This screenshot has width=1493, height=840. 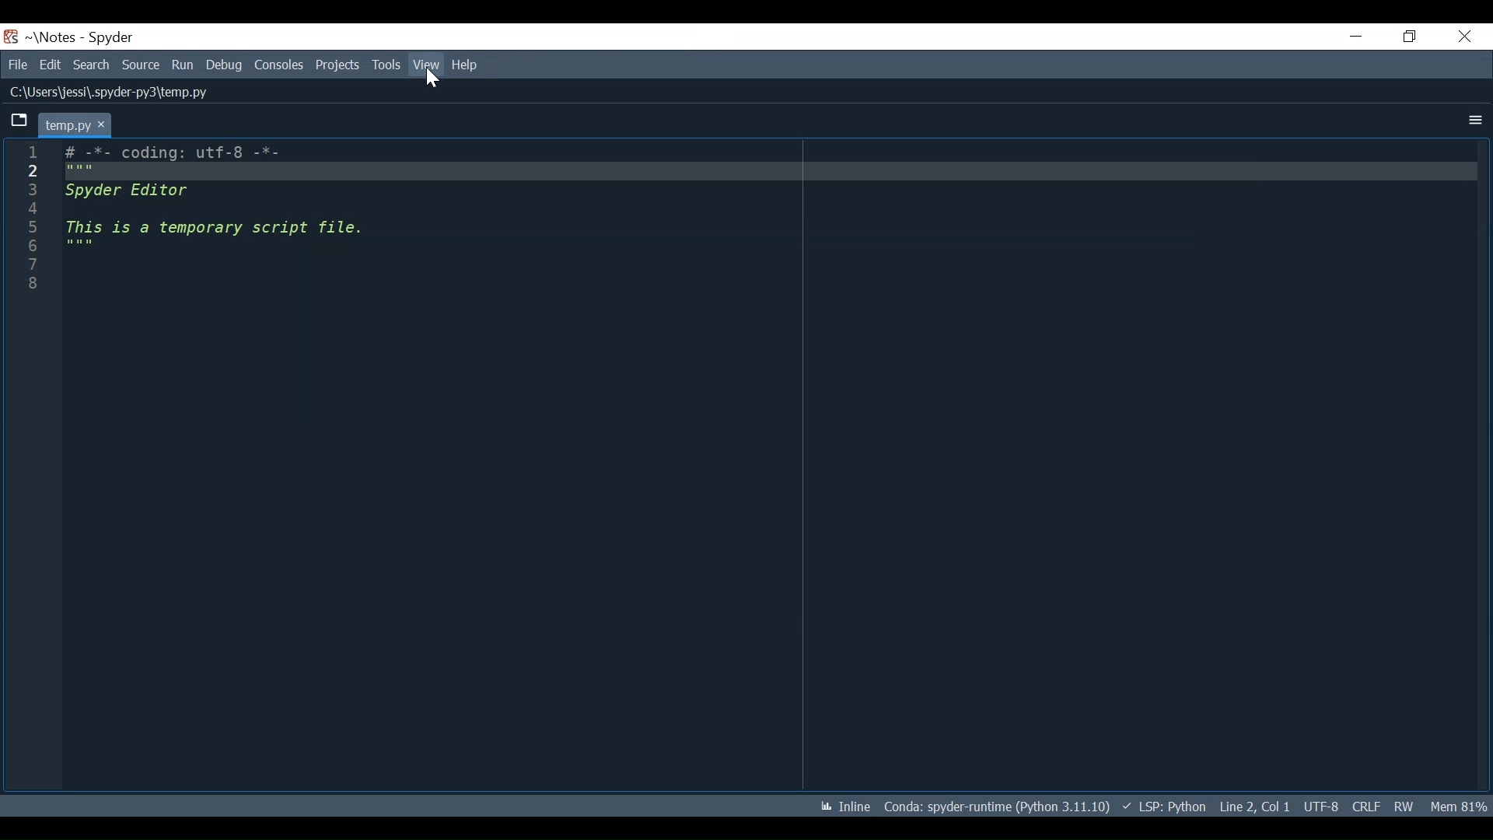 I want to click on Run, so click(x=184, y=65).